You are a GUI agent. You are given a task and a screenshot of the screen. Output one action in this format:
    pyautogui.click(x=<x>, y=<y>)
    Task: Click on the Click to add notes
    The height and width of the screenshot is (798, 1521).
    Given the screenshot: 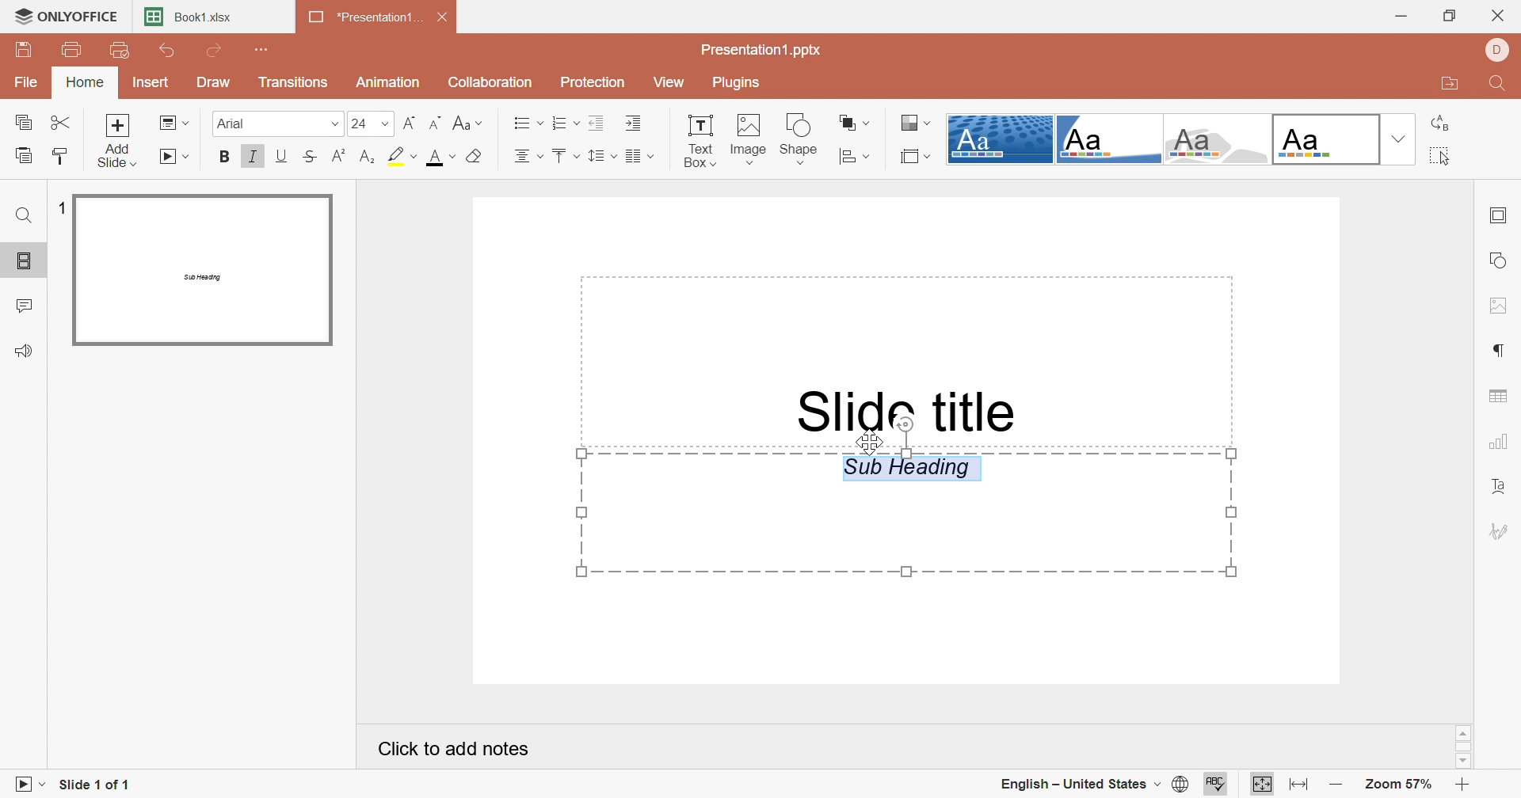 What is the action you would take?
    pyautogui.click(x=448, y=747)
    